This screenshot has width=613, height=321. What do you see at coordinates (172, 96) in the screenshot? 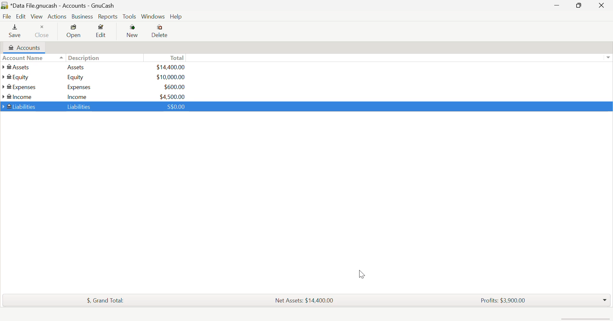
I see `USD` at bounding box center [172, 96].